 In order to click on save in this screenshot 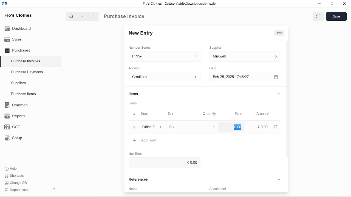, I will do `click(336, 17)`.